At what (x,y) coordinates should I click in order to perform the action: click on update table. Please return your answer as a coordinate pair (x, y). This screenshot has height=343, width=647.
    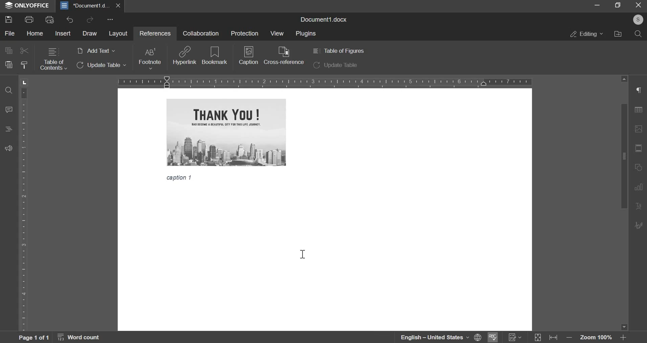
    Looking at the image, I should click on (102, 65).